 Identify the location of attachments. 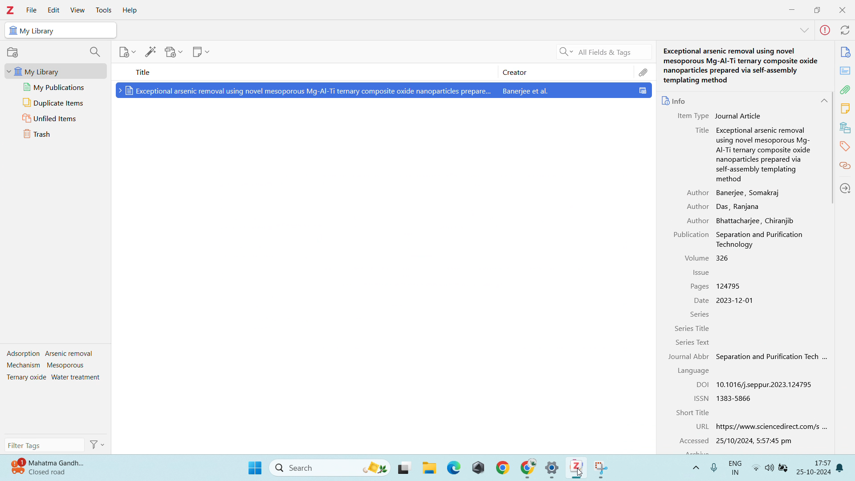
(643, 72).